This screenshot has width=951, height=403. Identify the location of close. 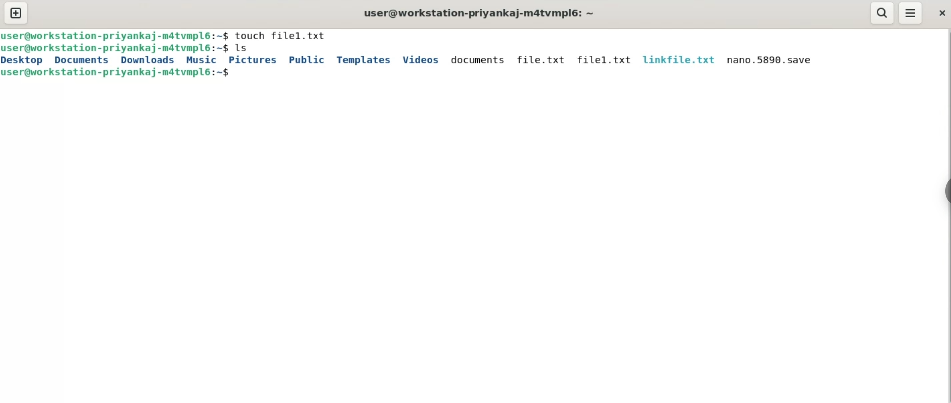
(943, 14).